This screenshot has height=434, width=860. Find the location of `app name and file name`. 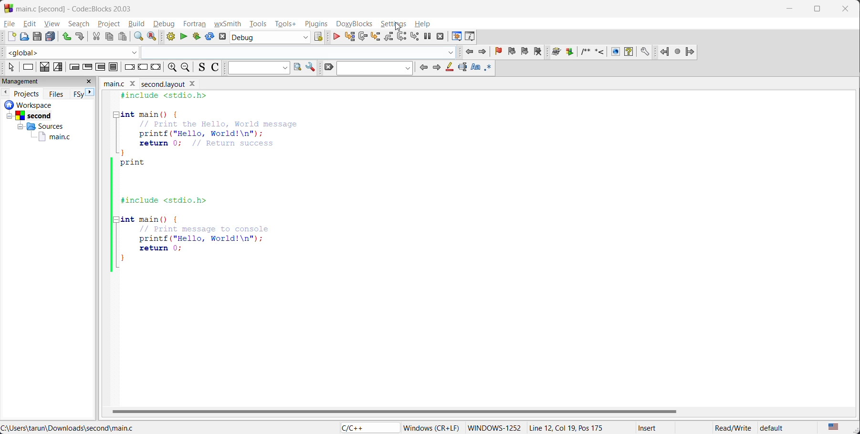

app name and file name is located at coordinates (94, 8).